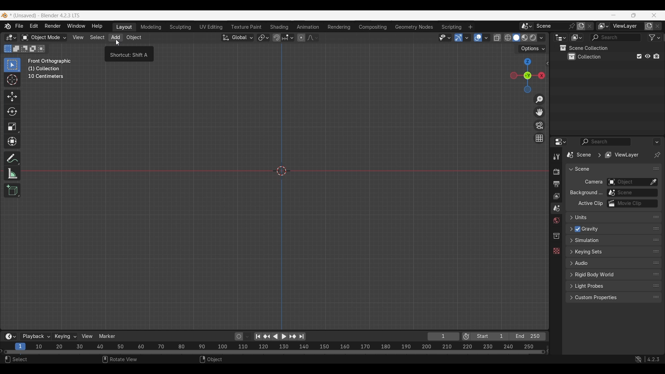 Image resolution: width=665 pixels, height=374 pixels. Describe the element at coordinates (656, 263) in the screenshot. I see `Change order in the list` at that location.